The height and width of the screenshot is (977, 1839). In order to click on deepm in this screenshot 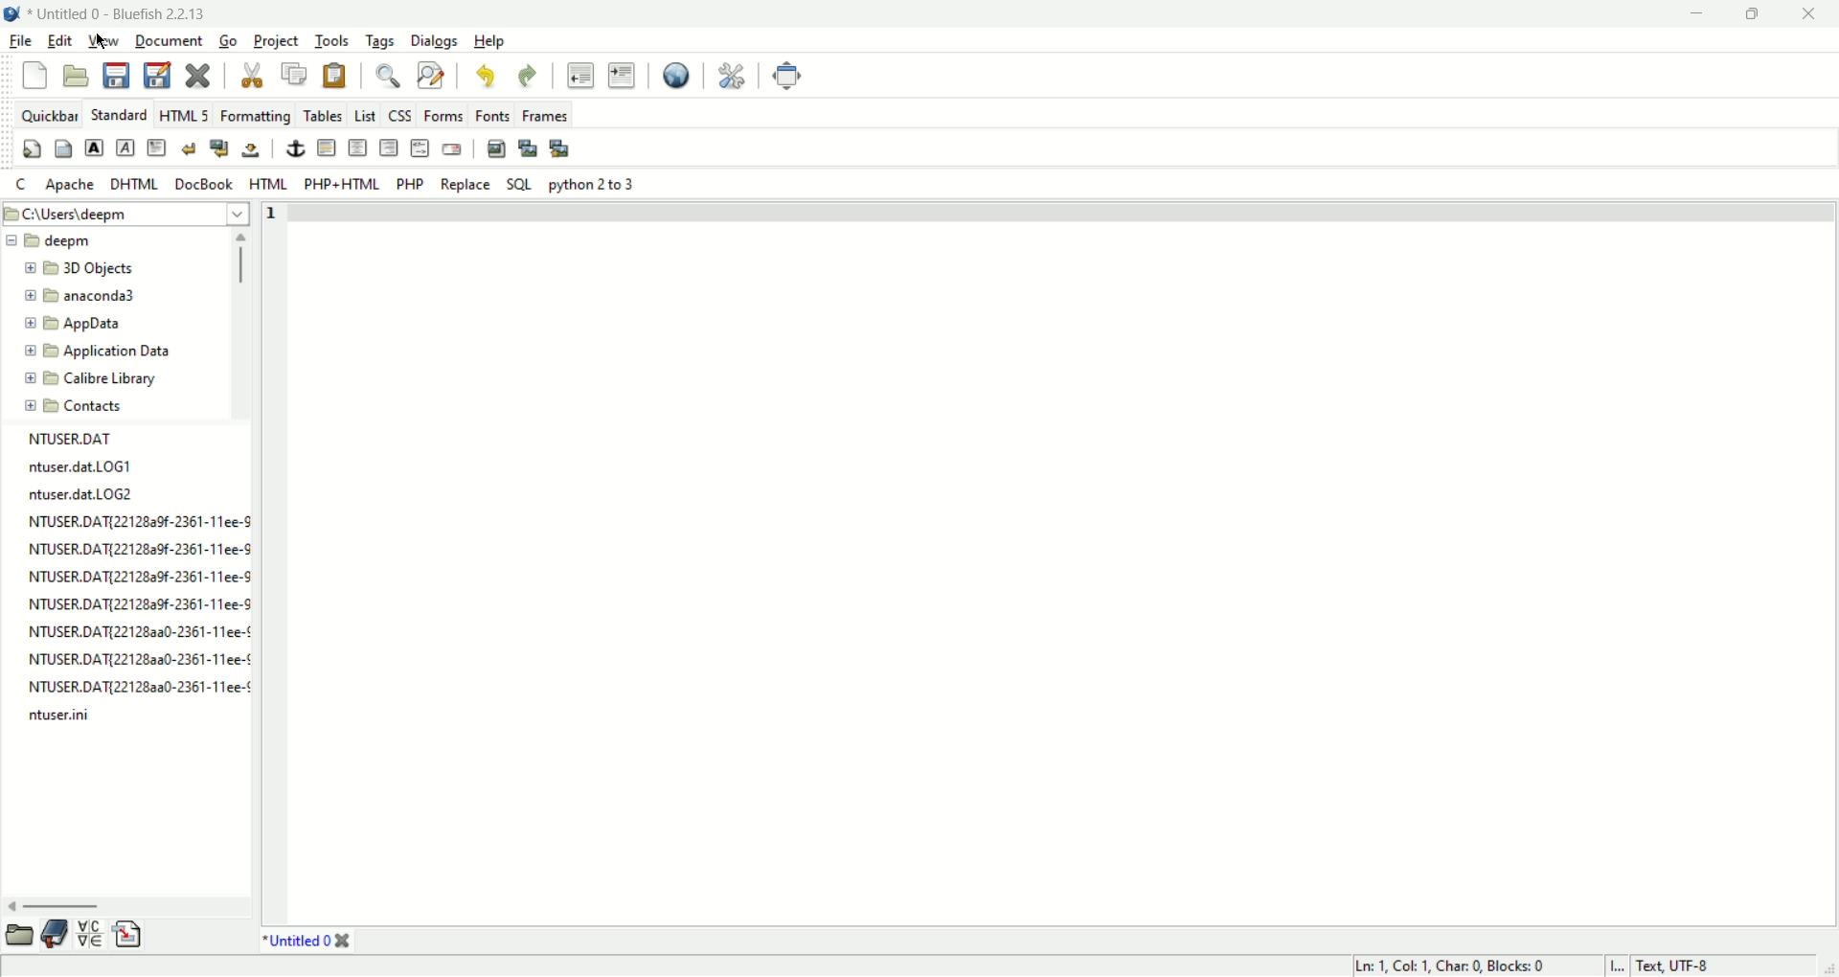, I will do `click(57, 242)`.